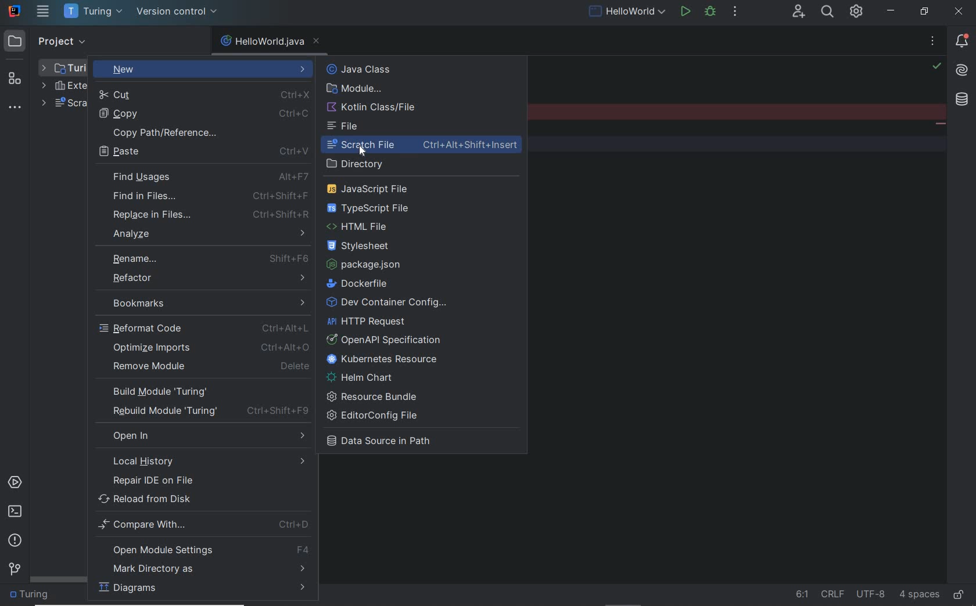 The height and width of the screenshot is (606, 976). I want to click on project folder, so click(64, 67).